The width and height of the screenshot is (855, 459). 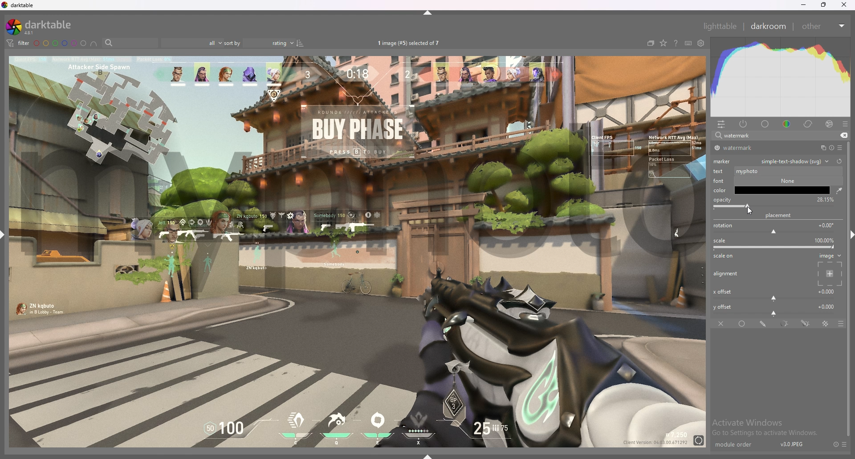 I want to click on correct, so click(x=809, y=124).